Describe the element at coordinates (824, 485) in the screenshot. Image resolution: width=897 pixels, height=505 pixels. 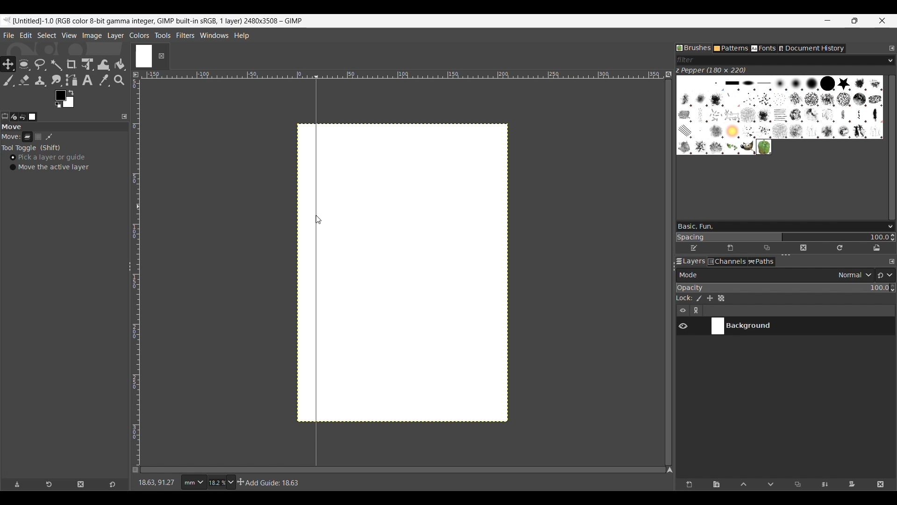
I see `Merge layer with first visible layer below it` at that location.